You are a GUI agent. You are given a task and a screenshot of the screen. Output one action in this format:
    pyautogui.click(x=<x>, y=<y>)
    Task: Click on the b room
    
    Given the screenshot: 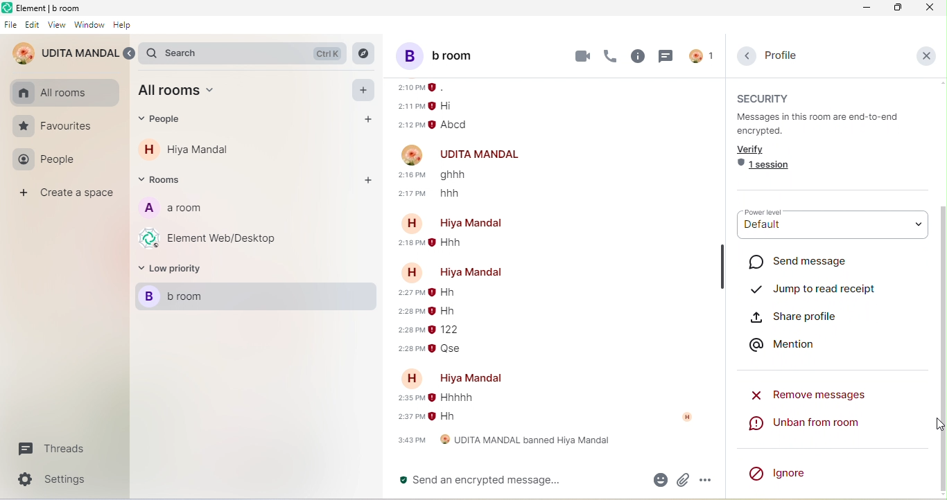 What is the action you would take?
    pyautogui.click(x=453, y=55)
    